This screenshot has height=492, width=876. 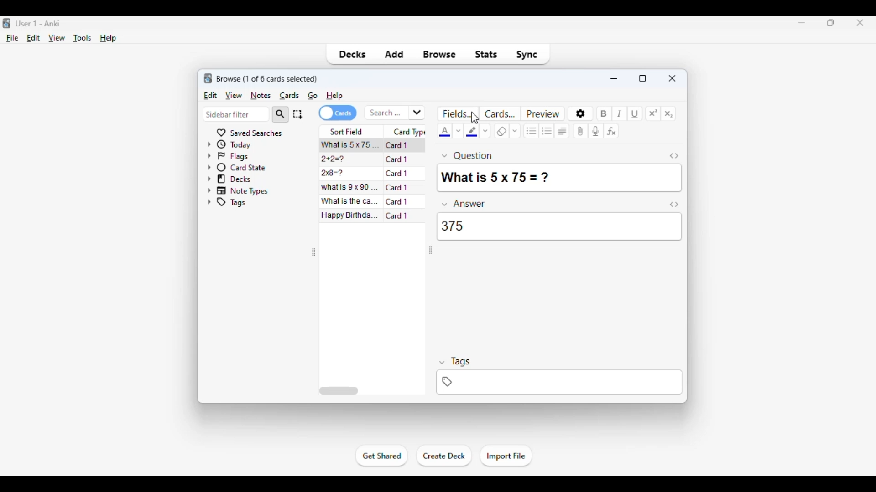 I want to click on create deck, so click(x=444, y=456).